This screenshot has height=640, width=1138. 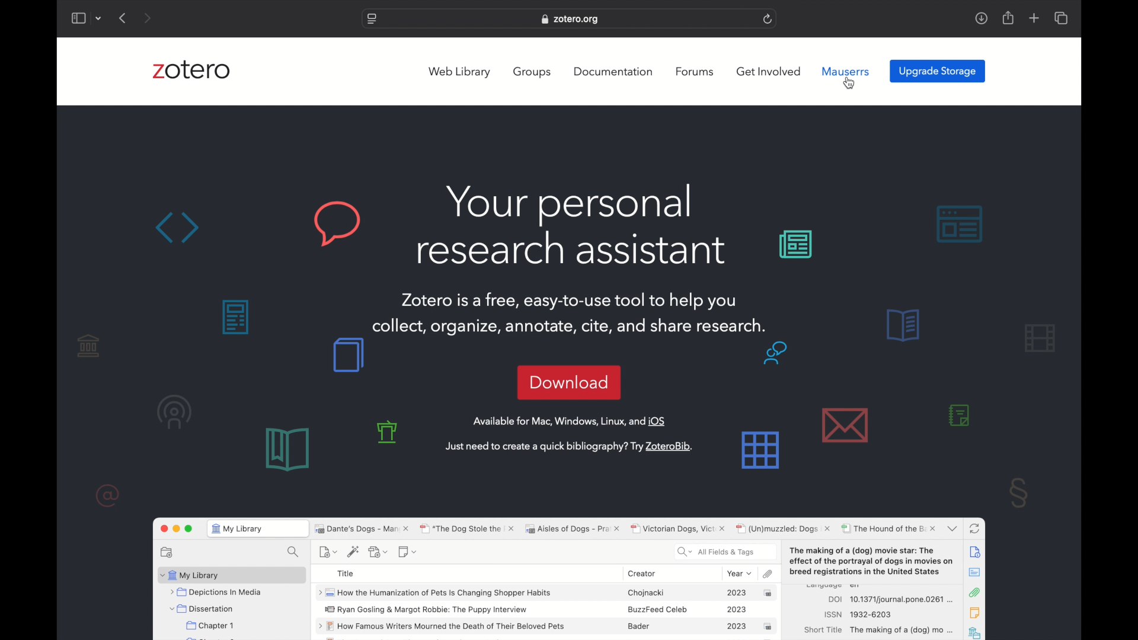 What do you see at coordinates (971, 407) in the screenshot?
I see `background graphics` at bounding box center [971, 407].